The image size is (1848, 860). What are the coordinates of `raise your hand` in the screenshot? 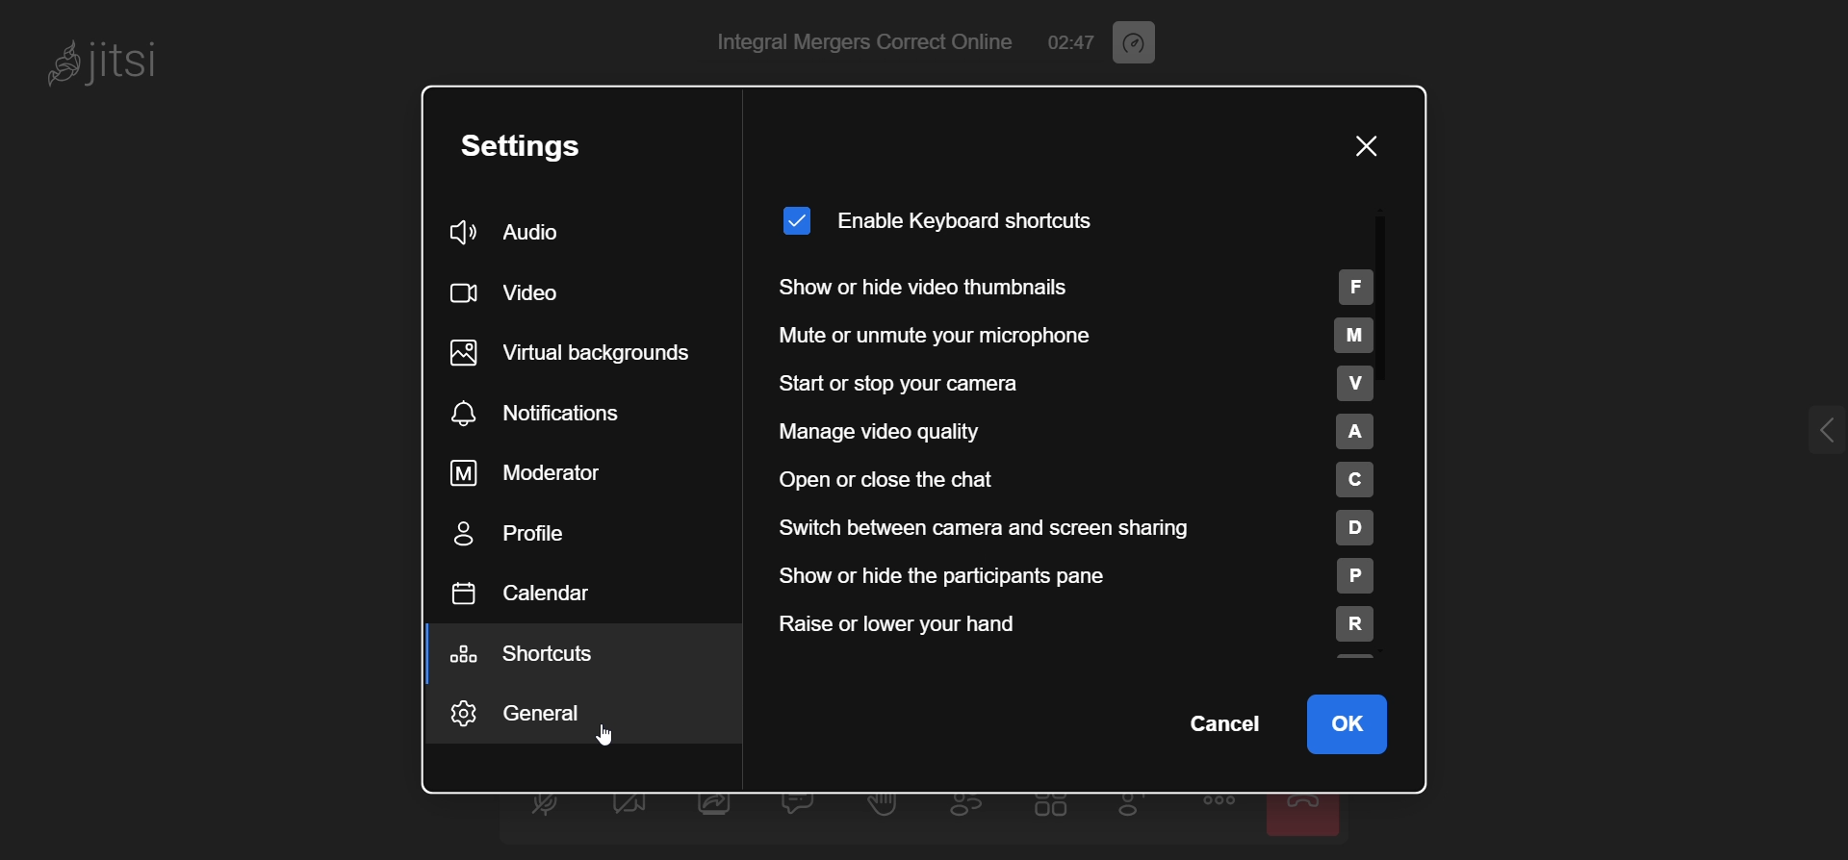 It's located at (883, 803).